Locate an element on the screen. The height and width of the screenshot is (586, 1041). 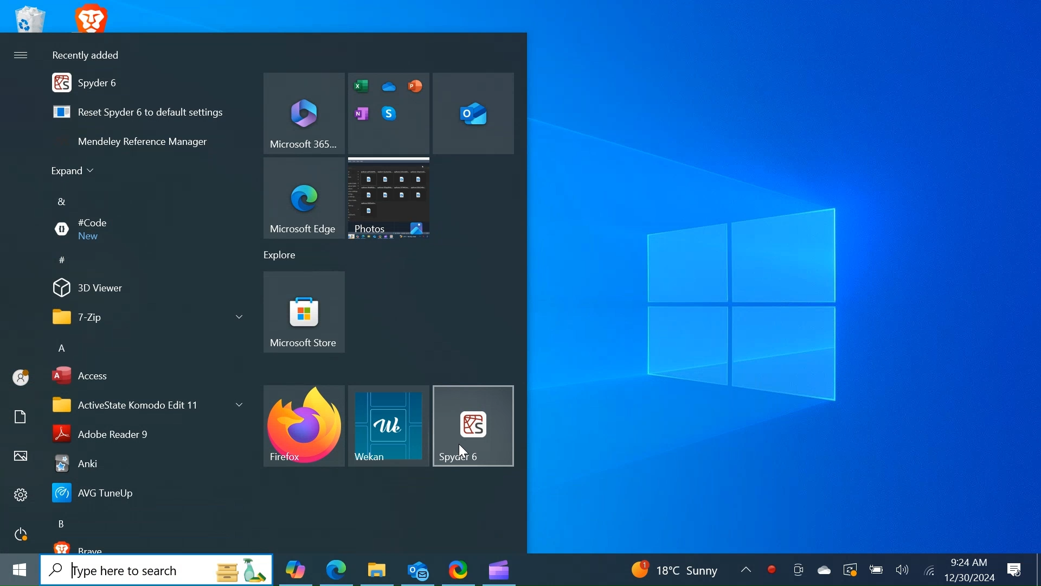
ActiveState Komodo Edit 11 is located at coordinates (145, 404).